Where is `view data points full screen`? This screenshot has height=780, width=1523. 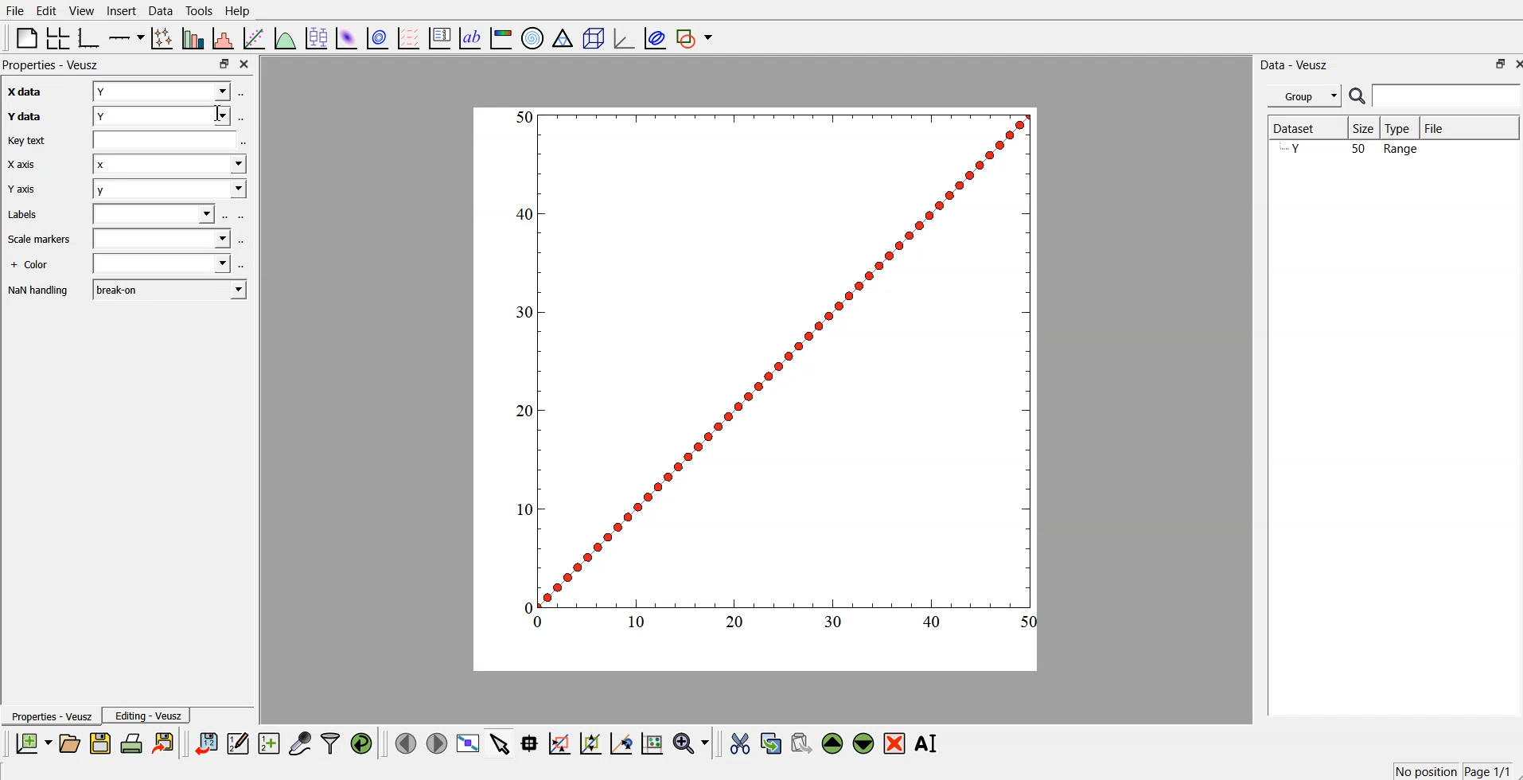 view data points full screen is located at coordinates (465, 744).